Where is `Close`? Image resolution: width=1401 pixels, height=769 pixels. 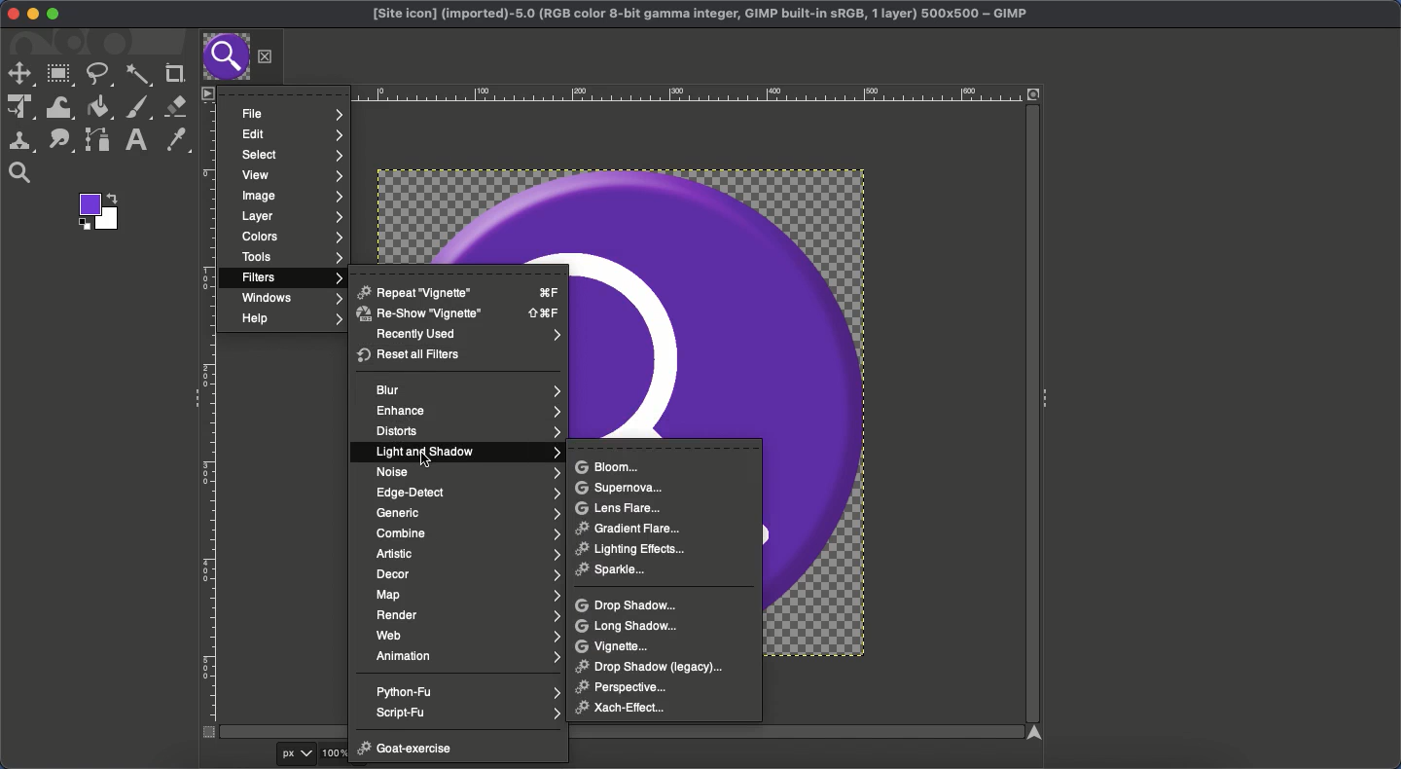 Close is located at coordinates (9, 14).